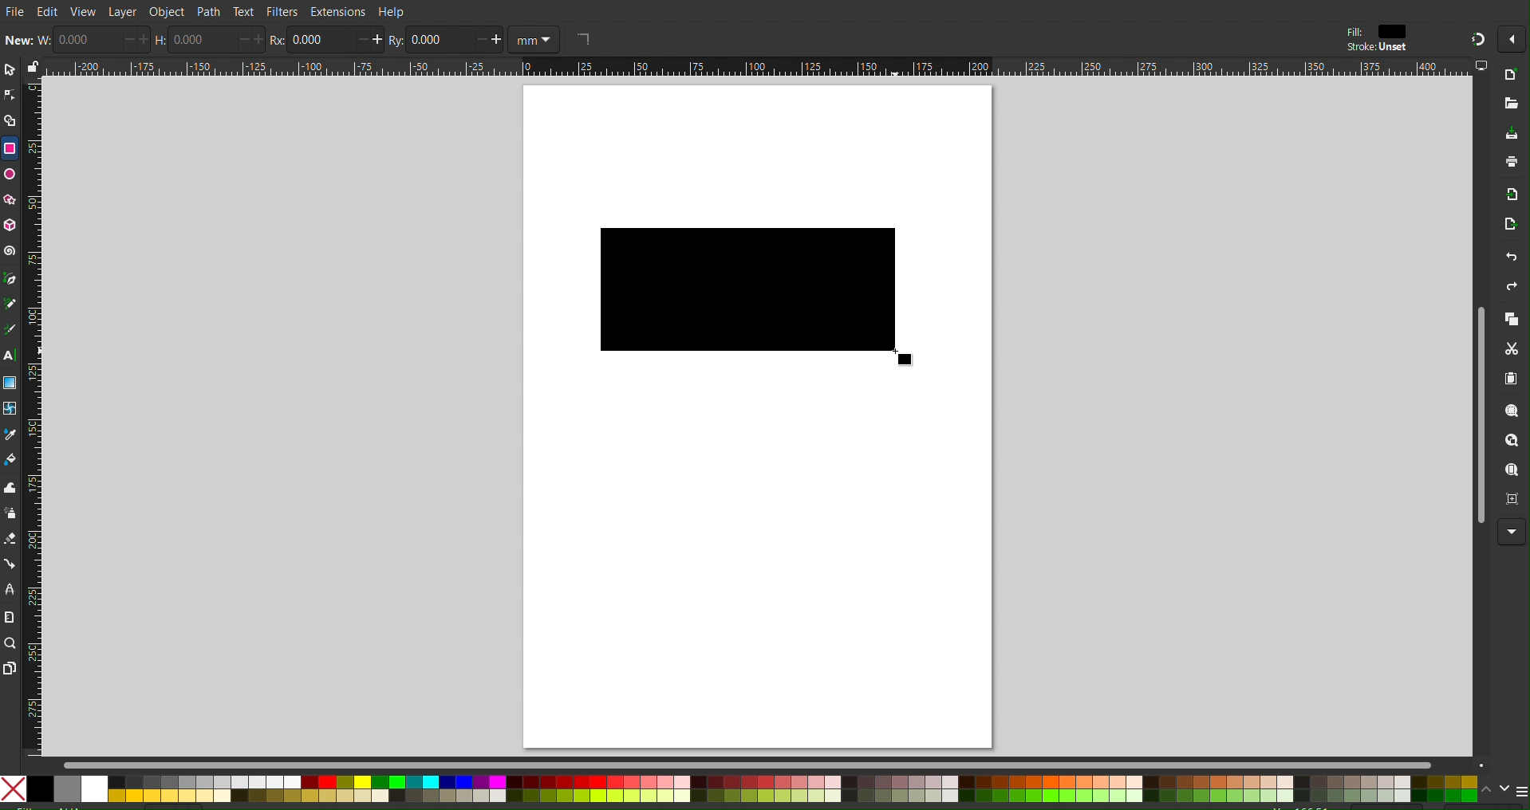 The image size is (1530, 810). What do you see at coordinates (10, 304) in the screenshot?
I see `Pencil Tool` at bounding box center [10, 304].